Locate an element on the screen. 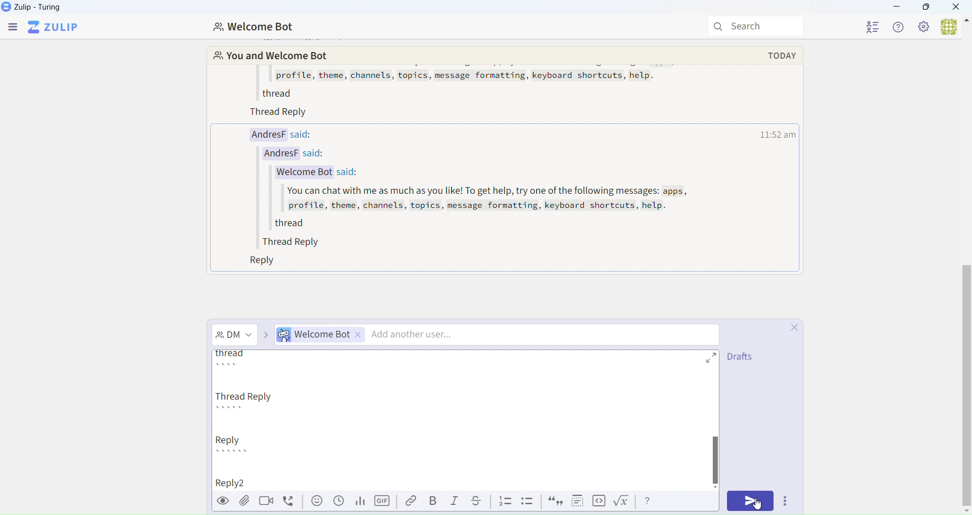 This screenshot has height=515, width=972. Reply is located at coordinates (232, 444).